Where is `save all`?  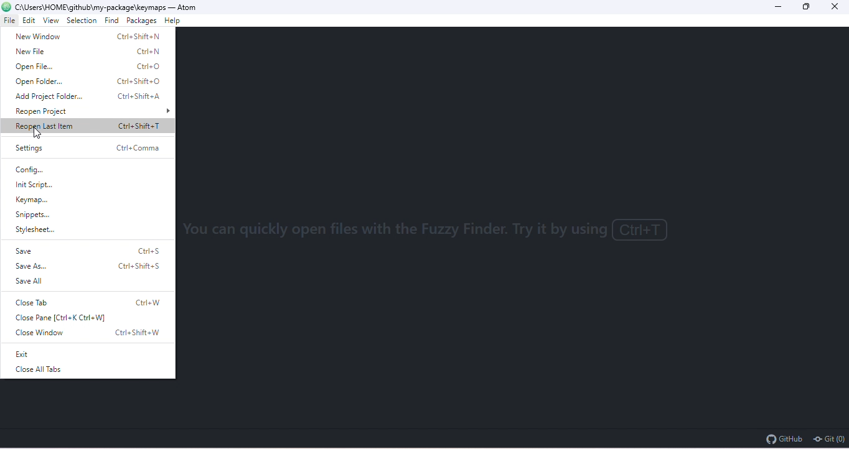
save all is located at coordinates (60, 284).